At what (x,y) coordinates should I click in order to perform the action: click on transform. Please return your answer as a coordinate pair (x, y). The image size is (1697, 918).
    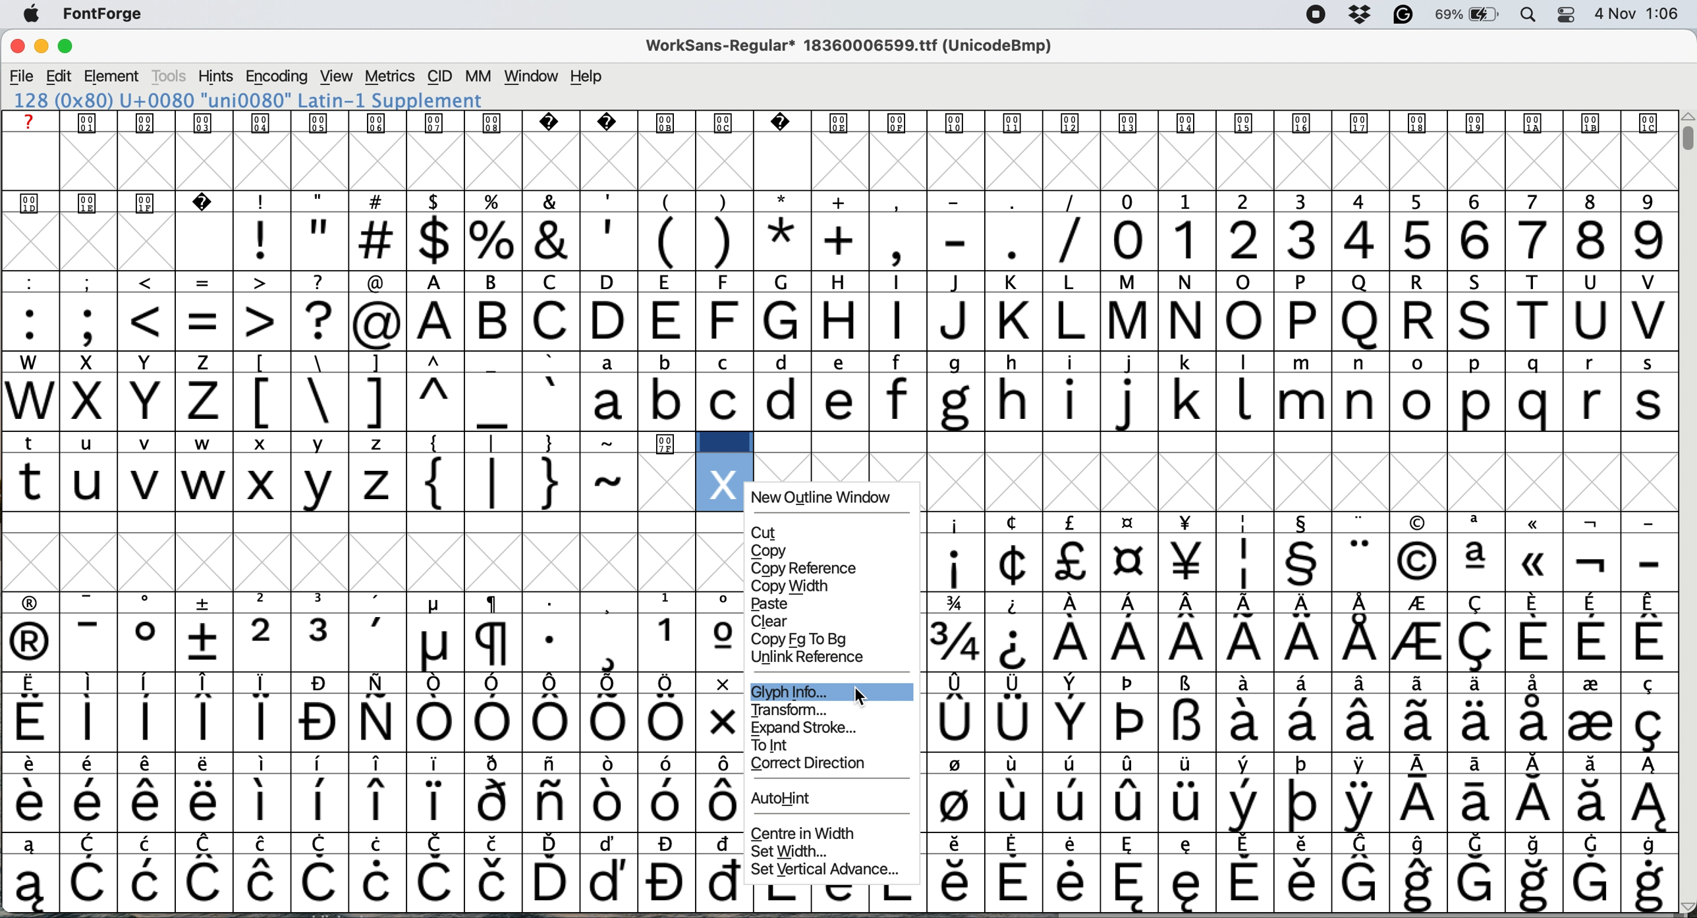
    Looking at the image, I should click on (791, 711).